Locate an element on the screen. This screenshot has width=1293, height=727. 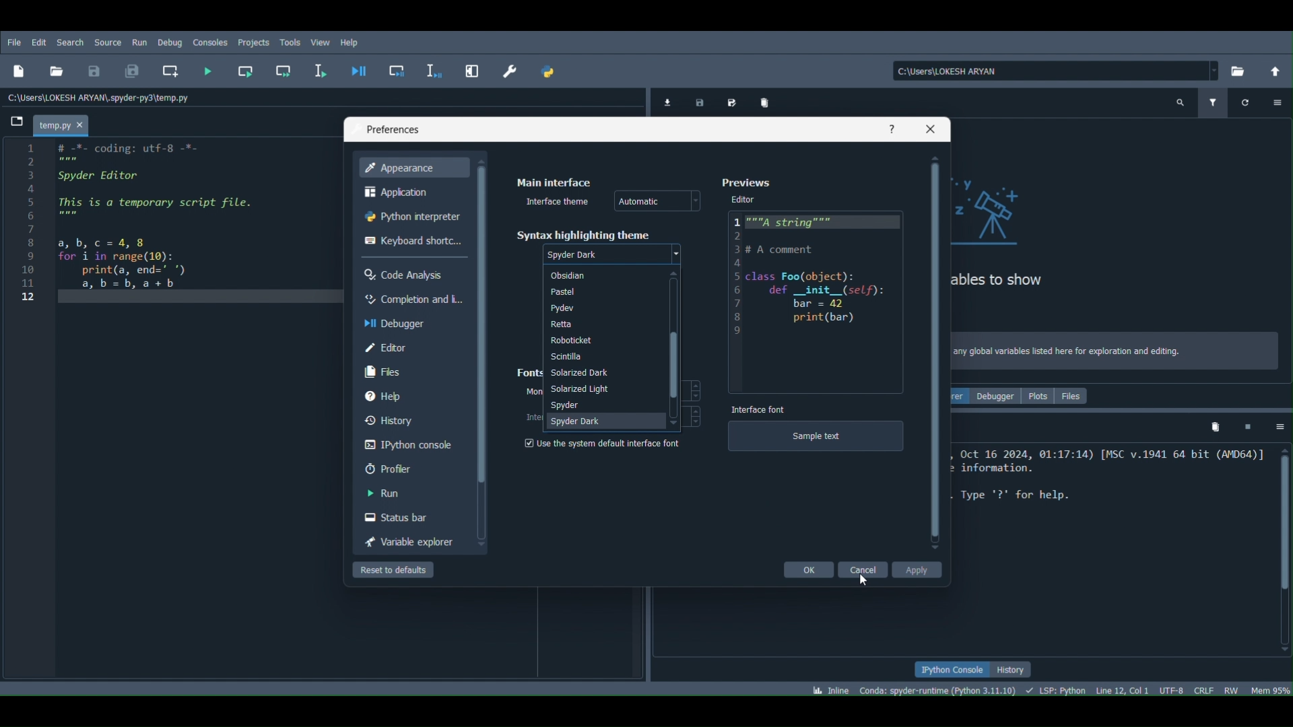
Import data is located at coordinates (666, 100).